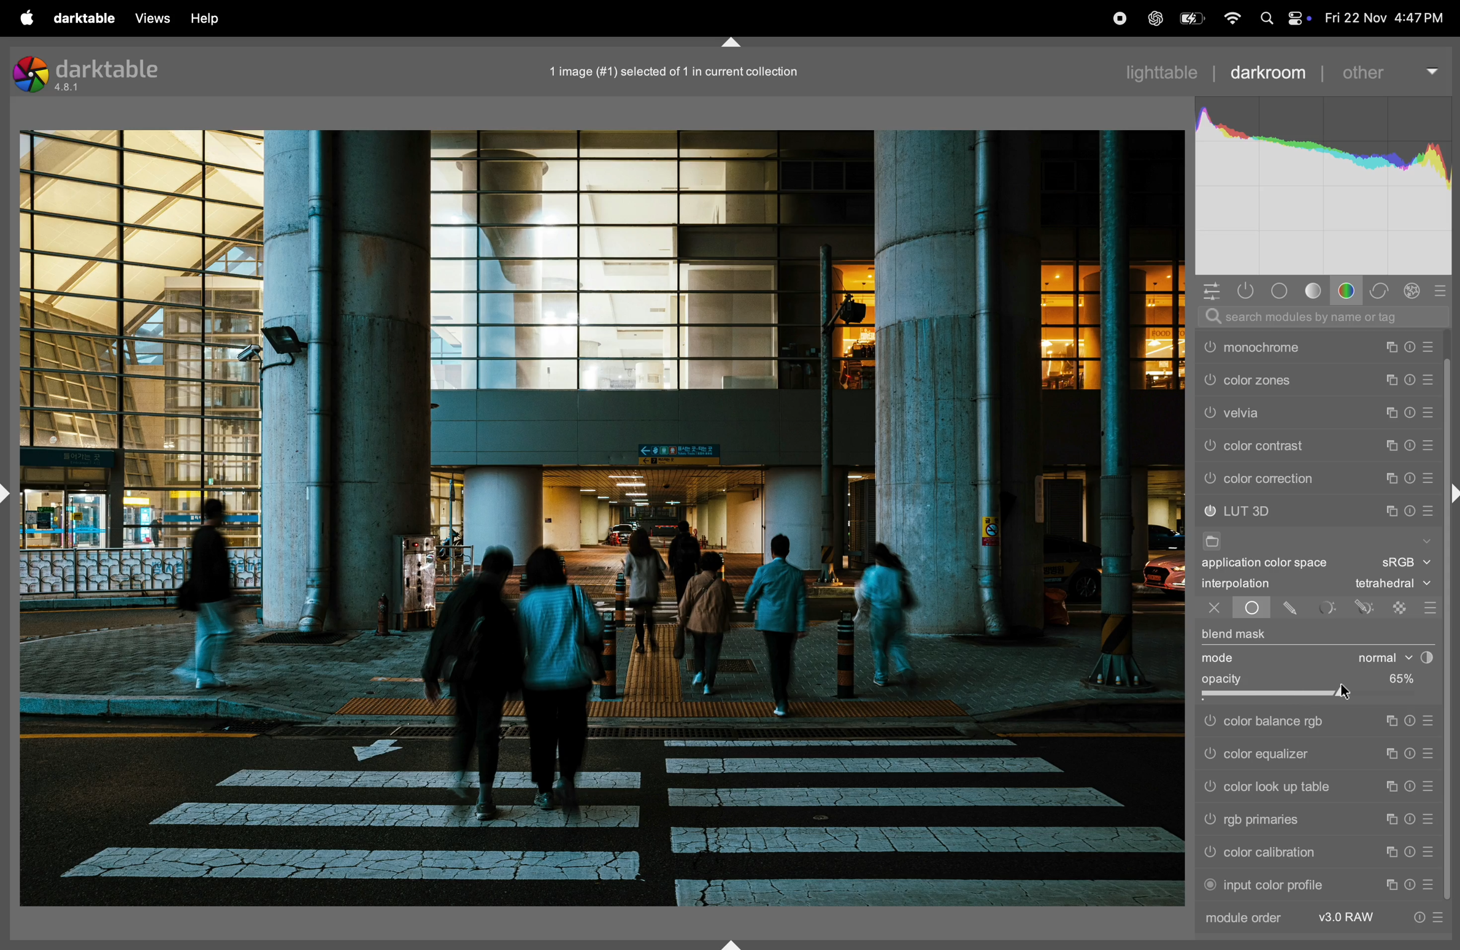 The width and height of the screenshot is (1460, 950). I want to click on reset, so click(1412, 756).